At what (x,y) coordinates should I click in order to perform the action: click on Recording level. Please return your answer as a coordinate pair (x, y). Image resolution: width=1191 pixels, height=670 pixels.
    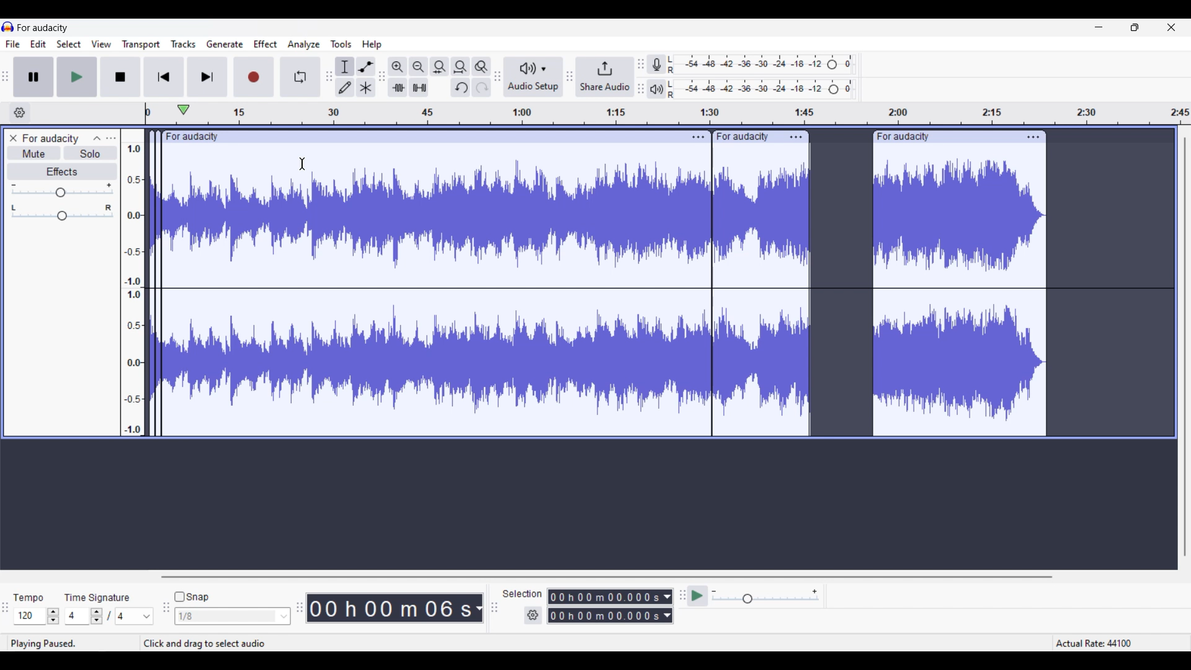
    Looking at the image, I should click on (768, 66).